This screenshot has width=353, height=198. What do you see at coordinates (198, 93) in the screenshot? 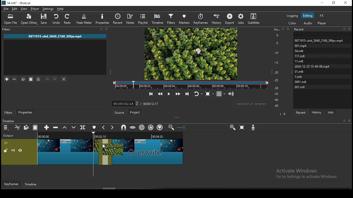
I see `toggle player looping` at bounding box center [198, 93].